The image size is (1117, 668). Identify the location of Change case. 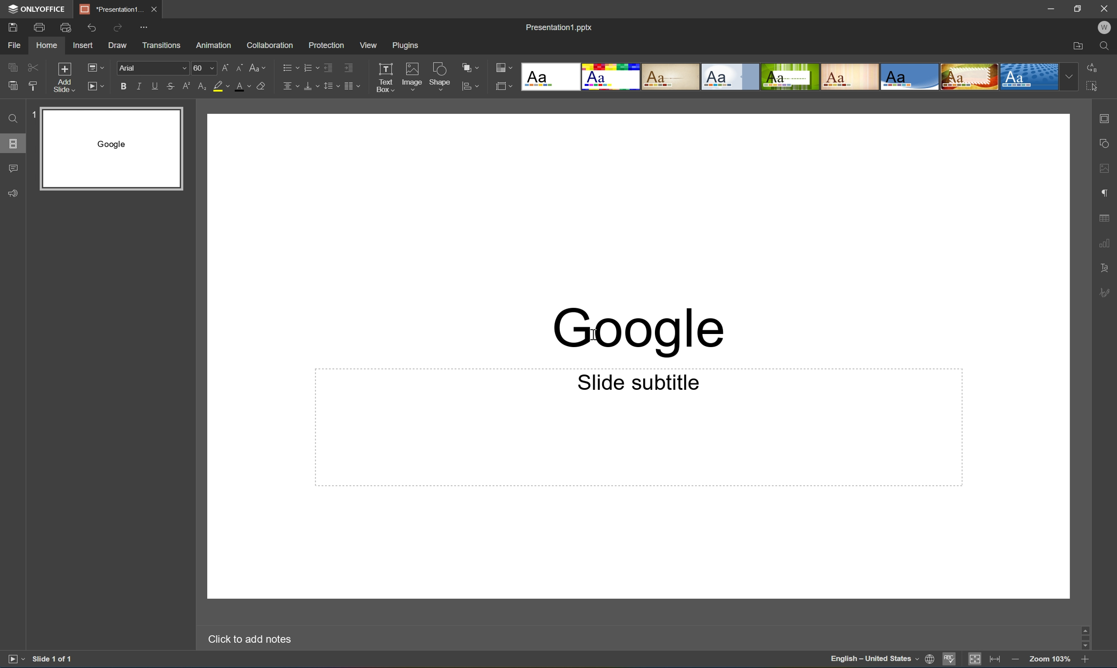
(261, 68).